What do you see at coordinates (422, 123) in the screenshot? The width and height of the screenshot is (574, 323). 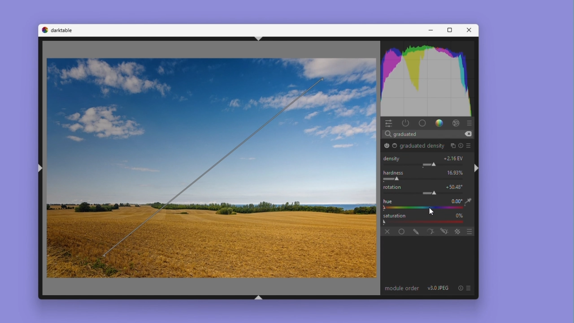 I see `base` at bounding box center [422, 123].